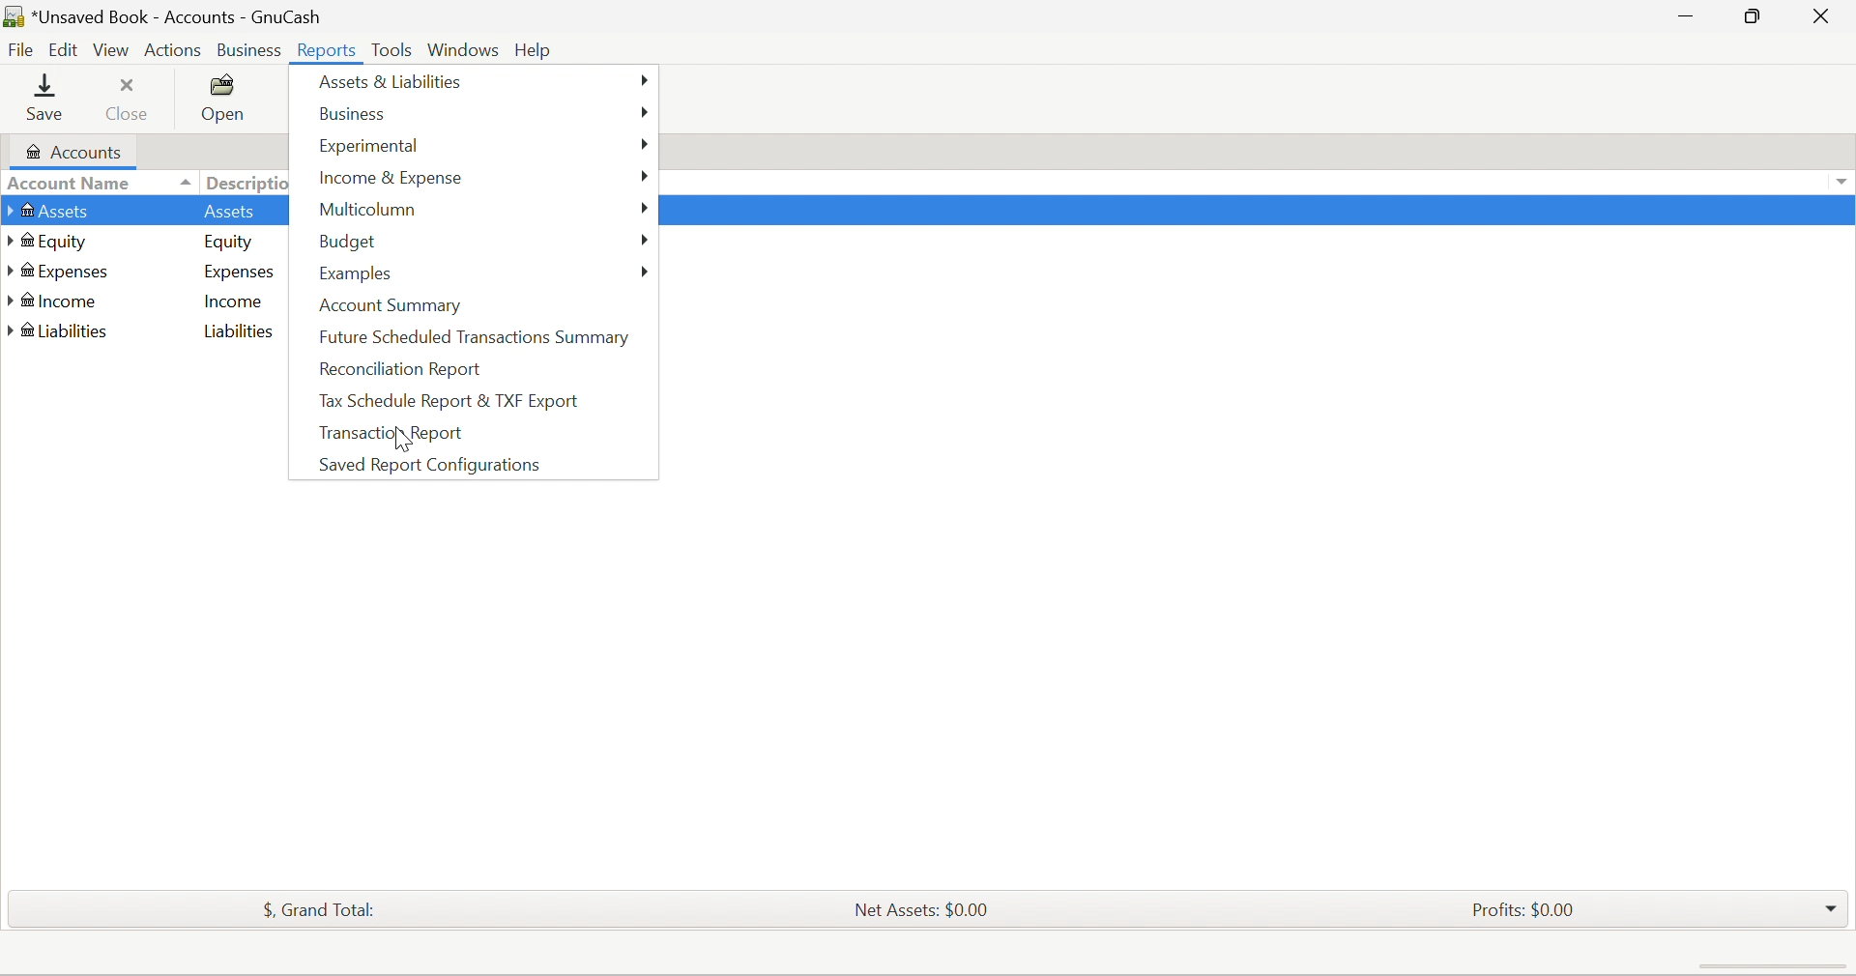 This screenshot has width=1856, height=976. I want to click on Tax scheduled reports & TFX Export, so click(454, 400).